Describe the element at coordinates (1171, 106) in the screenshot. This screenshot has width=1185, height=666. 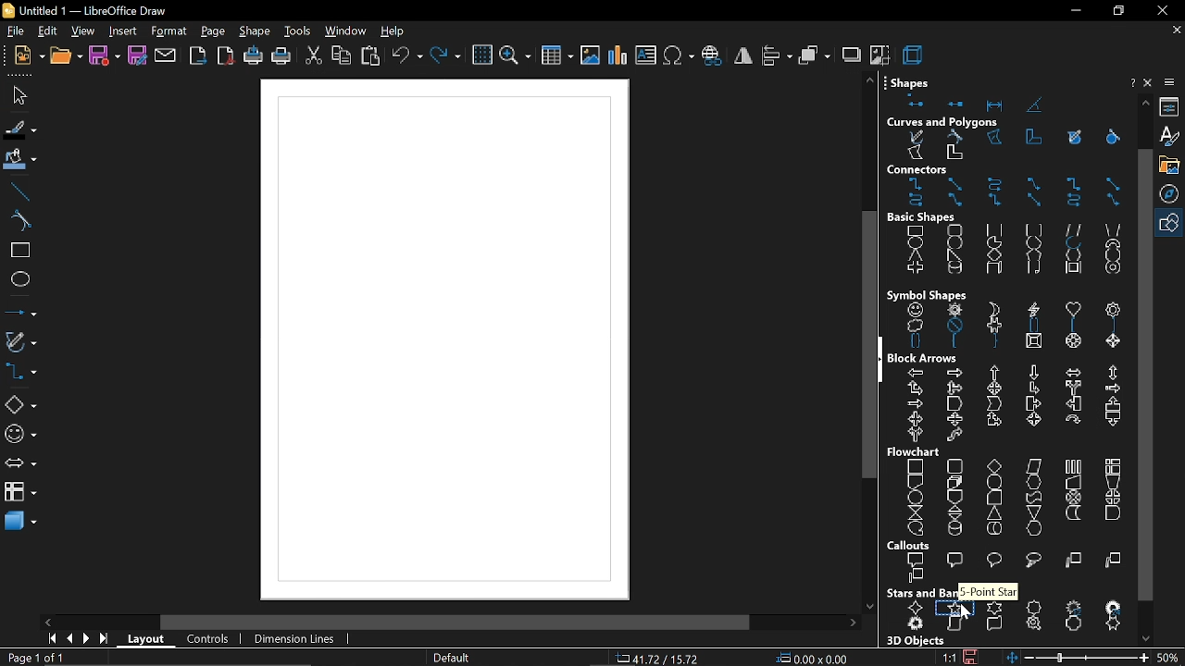
I see `properties` at that location.